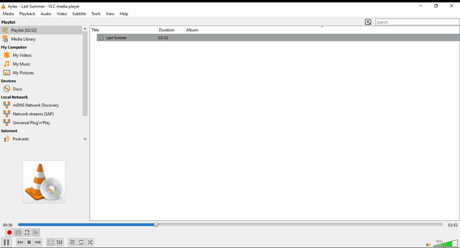 The width and height of the screenshot is (460, 248). I want to click on media library, so click(22, 39).